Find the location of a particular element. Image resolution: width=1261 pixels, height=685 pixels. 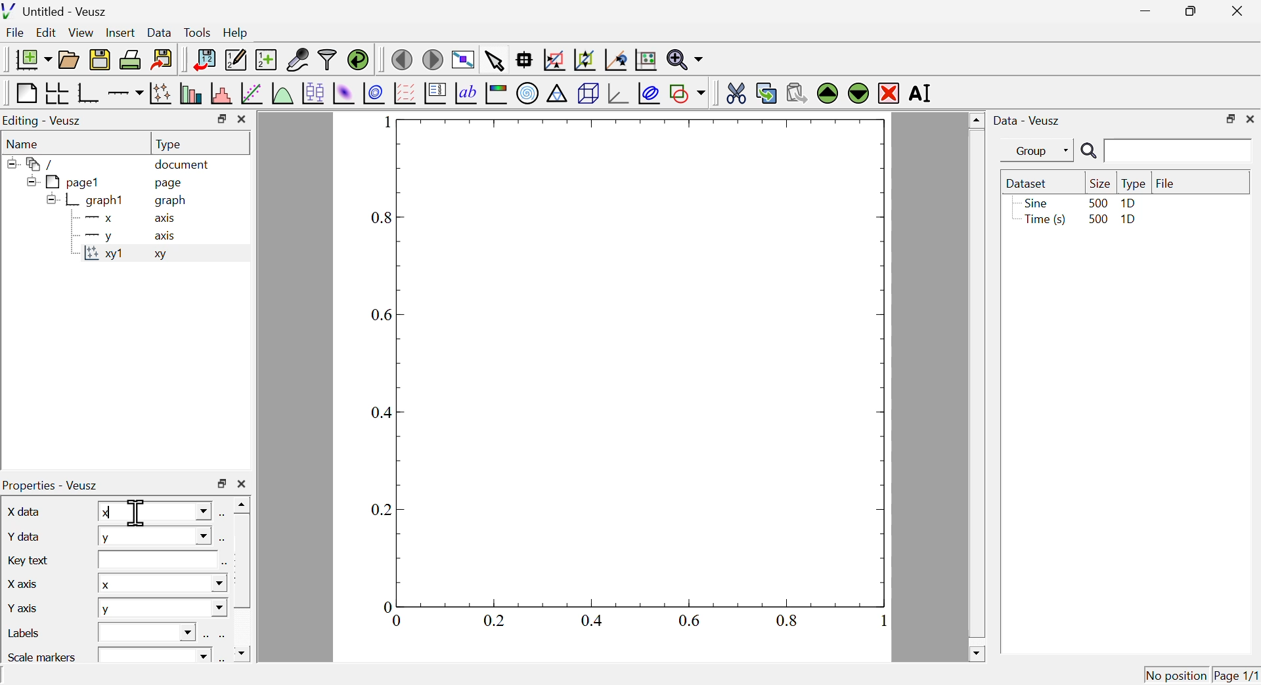

size is located at coordinates (1098, 183).